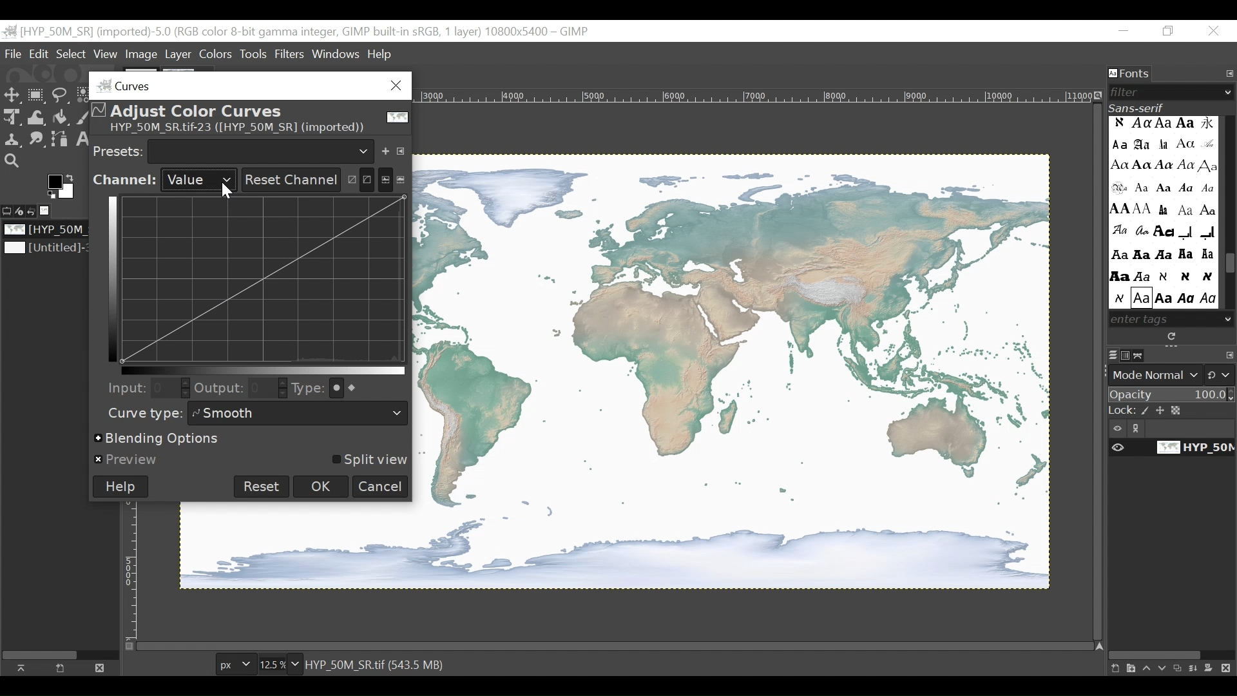 The width and height of the screenshot is (1237, 696). I want to click on Rectangle Select tool, so click(37, 96).